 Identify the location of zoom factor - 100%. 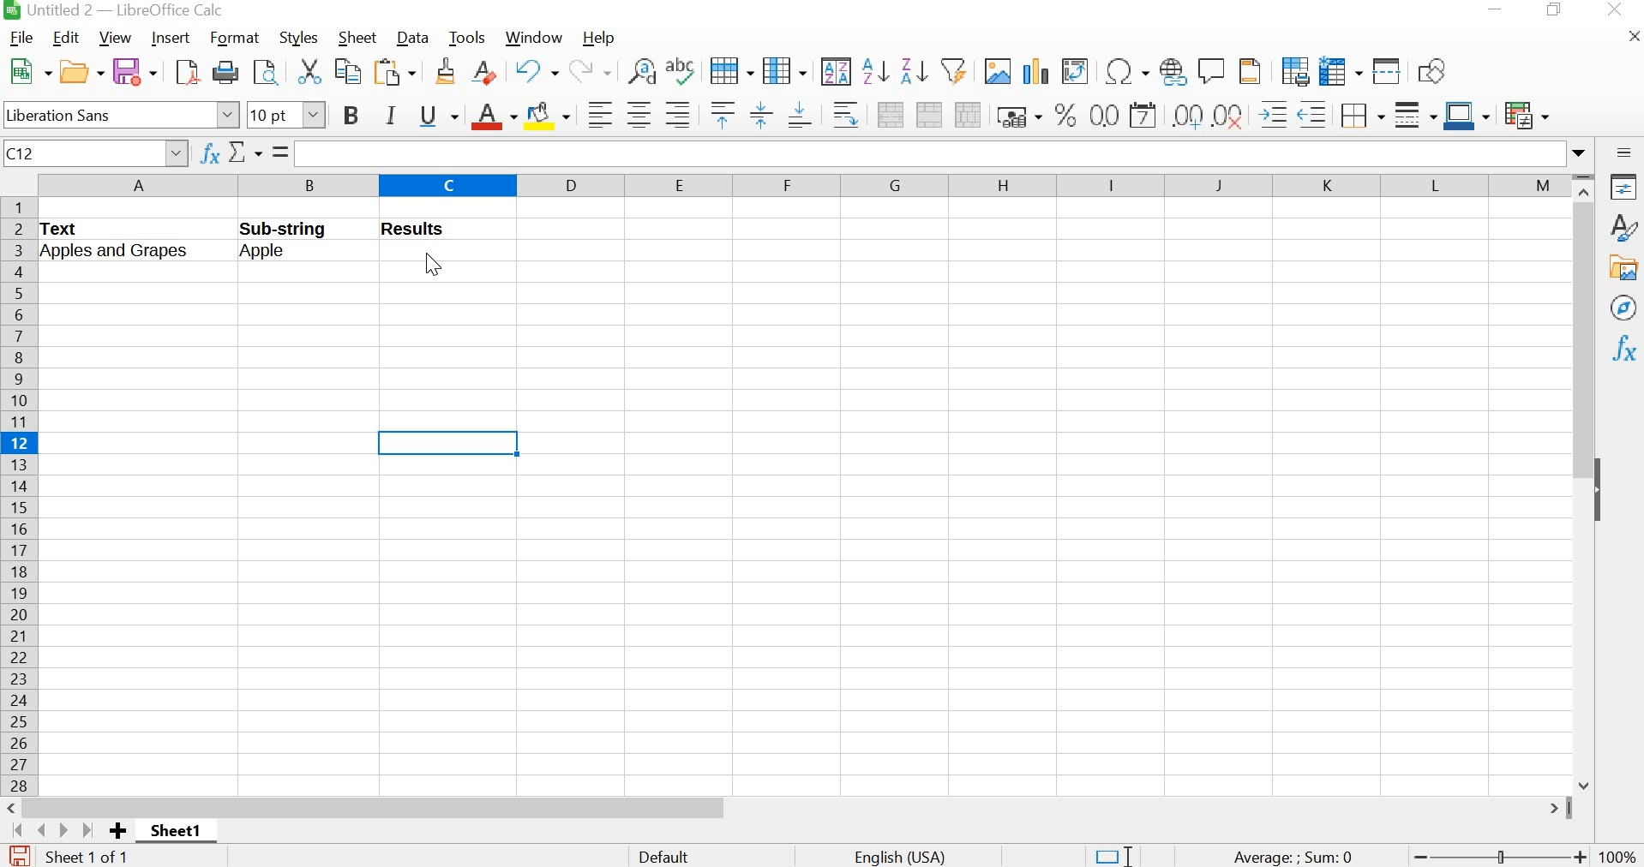
(1619, 857).